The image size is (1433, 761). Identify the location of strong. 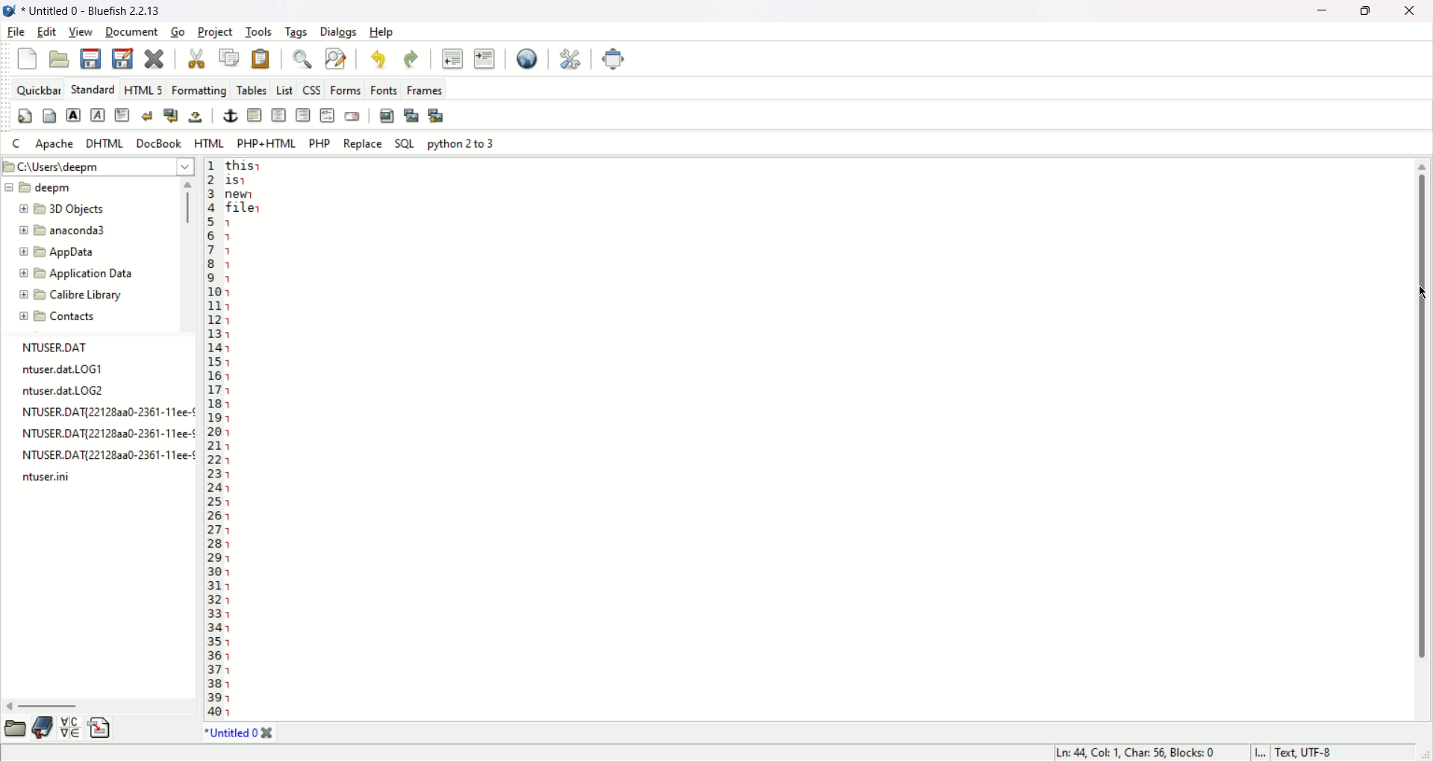
(74, 115).